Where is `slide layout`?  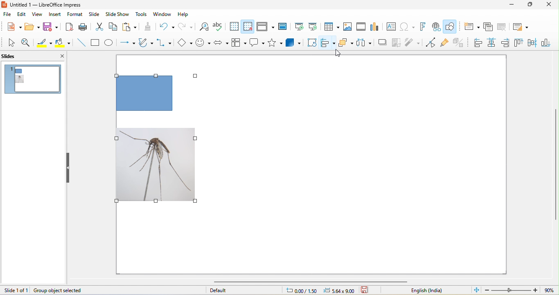 slide layout is located at coordinates (522, 28).